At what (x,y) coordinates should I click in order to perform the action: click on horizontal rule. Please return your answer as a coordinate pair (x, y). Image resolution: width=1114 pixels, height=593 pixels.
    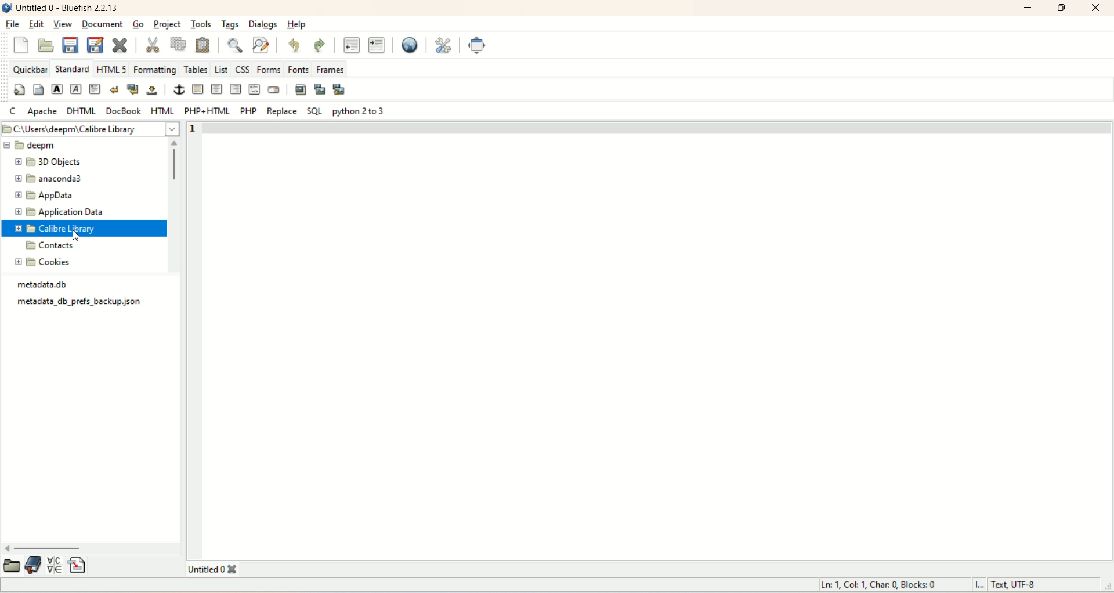
    Looking at the image, I should click on (199, 89).